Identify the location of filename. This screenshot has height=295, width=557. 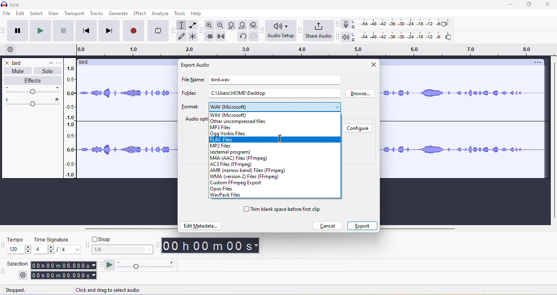
(220, 79).